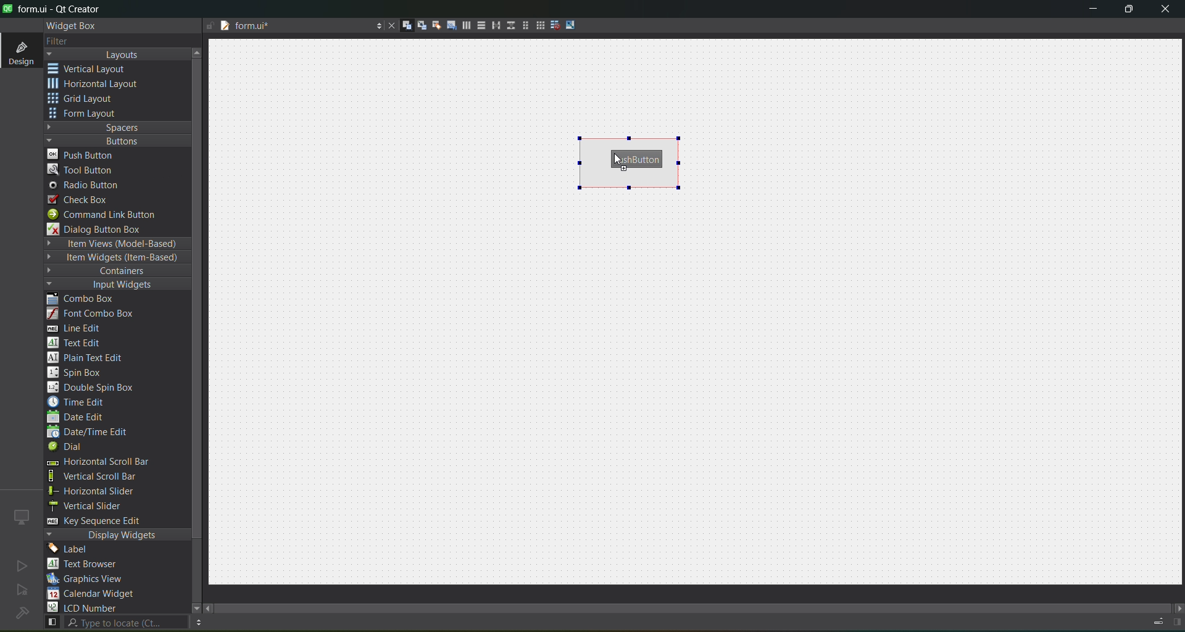 Image resolution: width=1185 pixels, height=632 pixels. Describe the element at coordinates (199, 51) in the screenshot. I see `move up` at that location.